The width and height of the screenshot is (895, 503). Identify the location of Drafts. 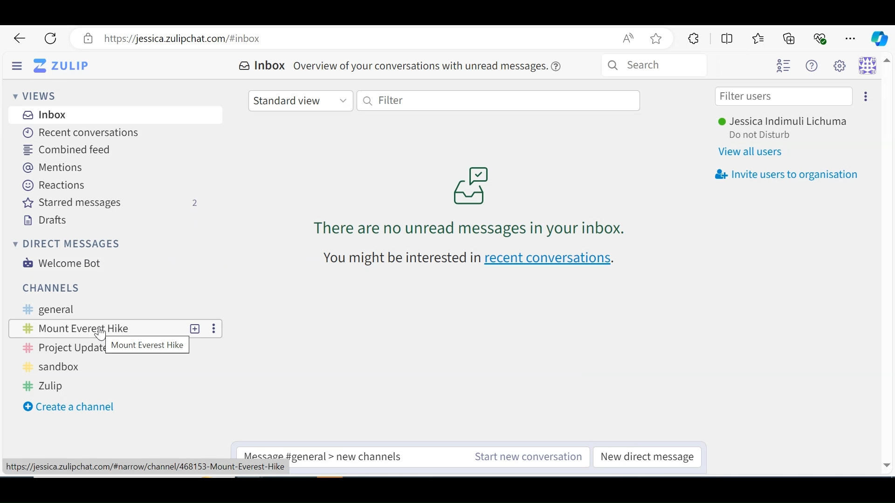
(45, 220).